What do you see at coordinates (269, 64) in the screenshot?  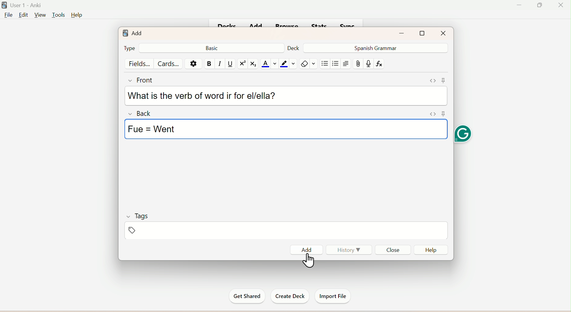 I see `Text Color` at bounding box center [269, 64].